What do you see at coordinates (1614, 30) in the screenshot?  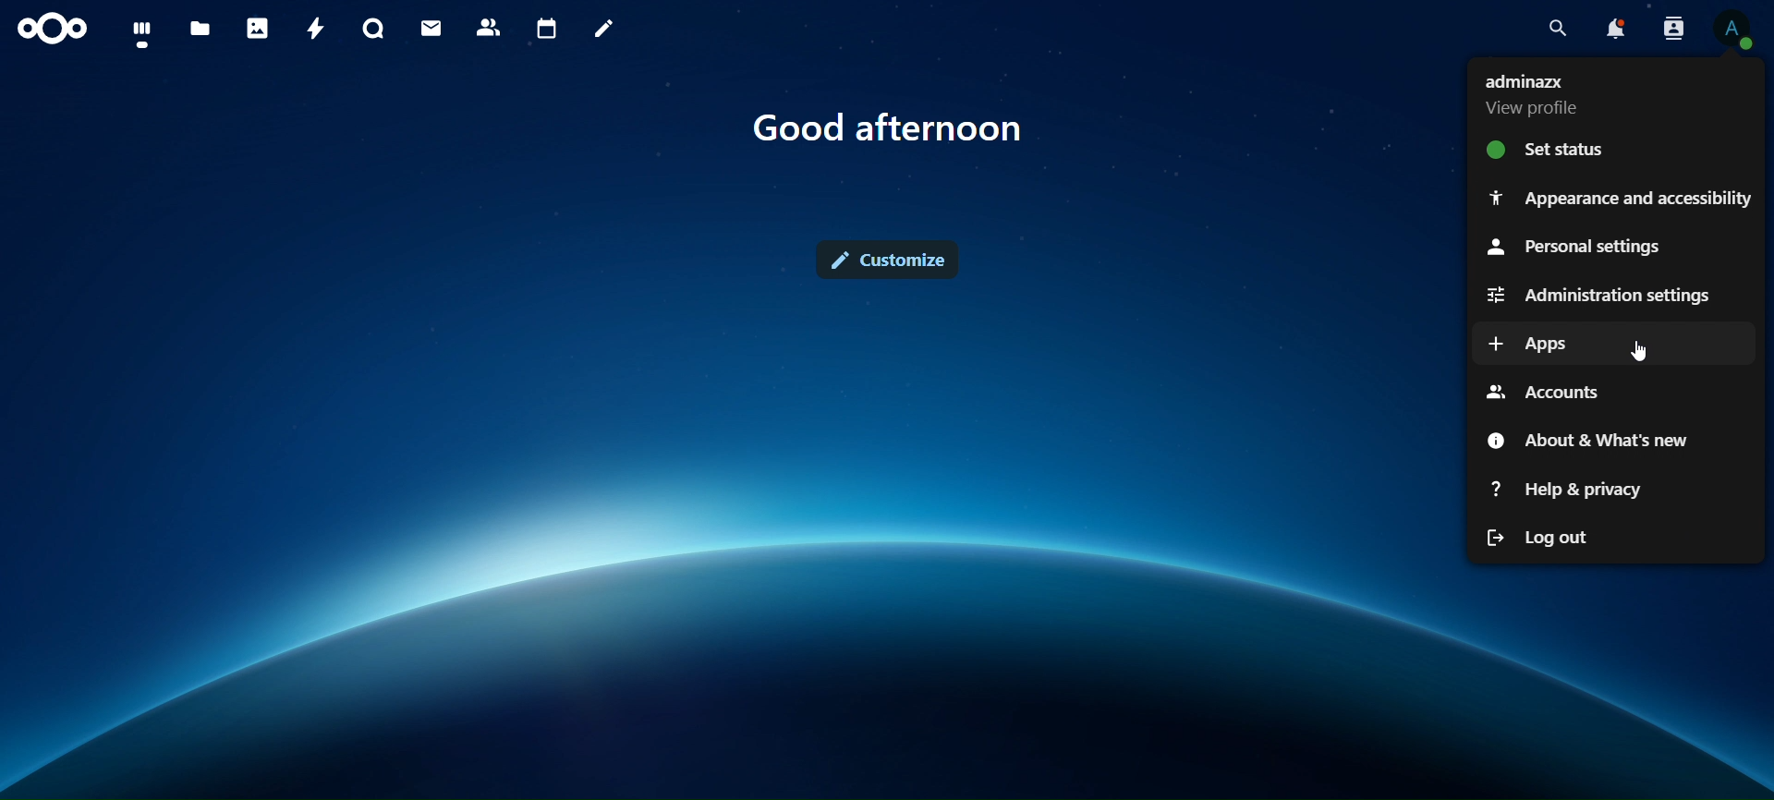 I see `notification` at bounding box center [1614, 30].